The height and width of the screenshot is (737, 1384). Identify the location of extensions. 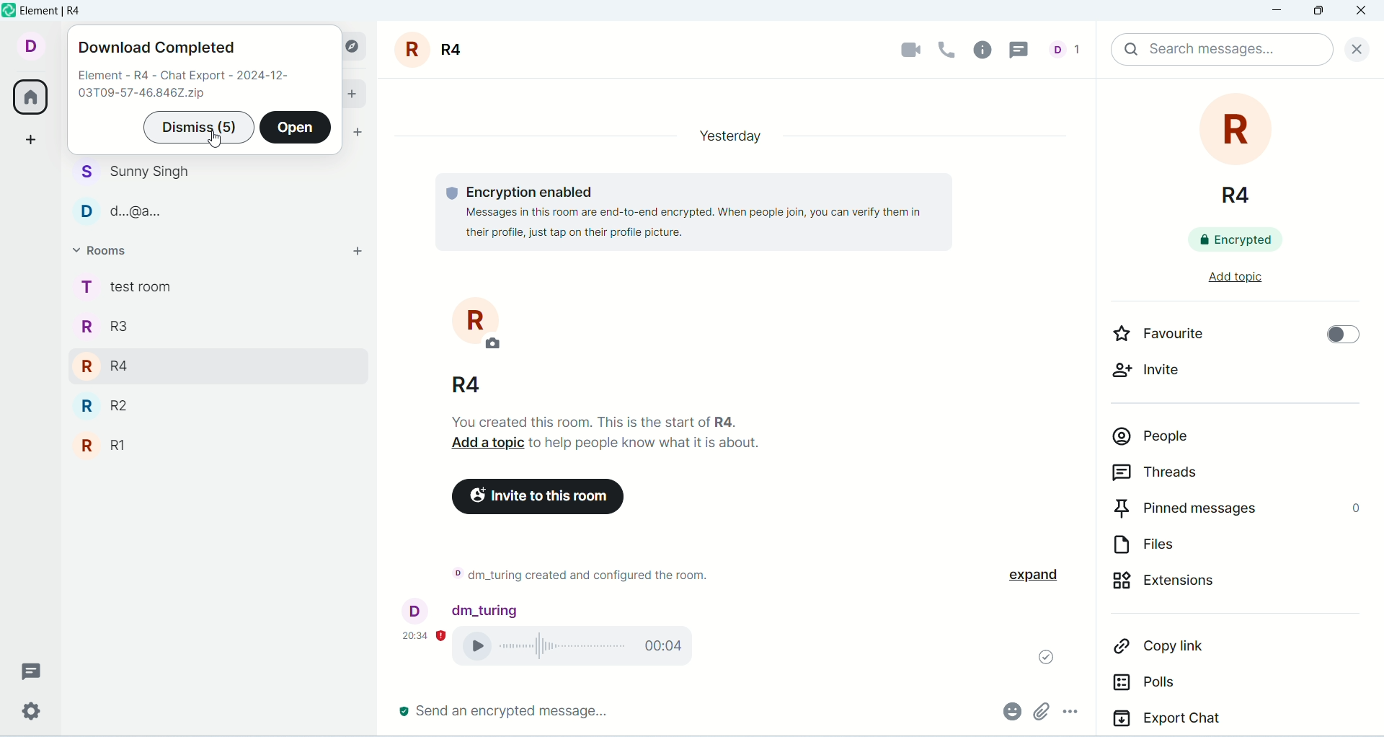
(1215, 588).